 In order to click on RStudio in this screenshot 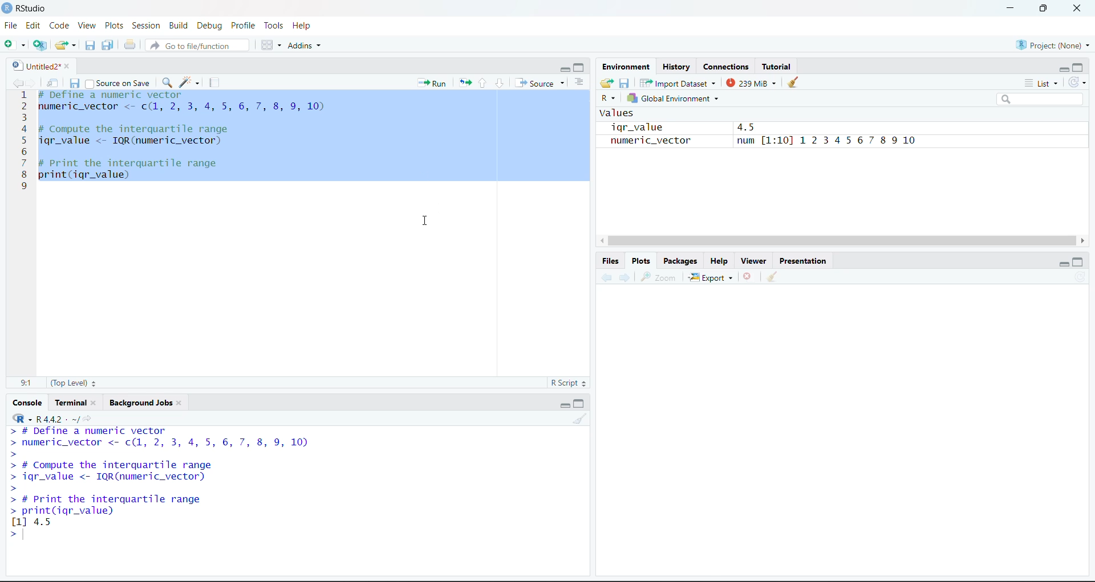, I will do `click(26, 9)`.